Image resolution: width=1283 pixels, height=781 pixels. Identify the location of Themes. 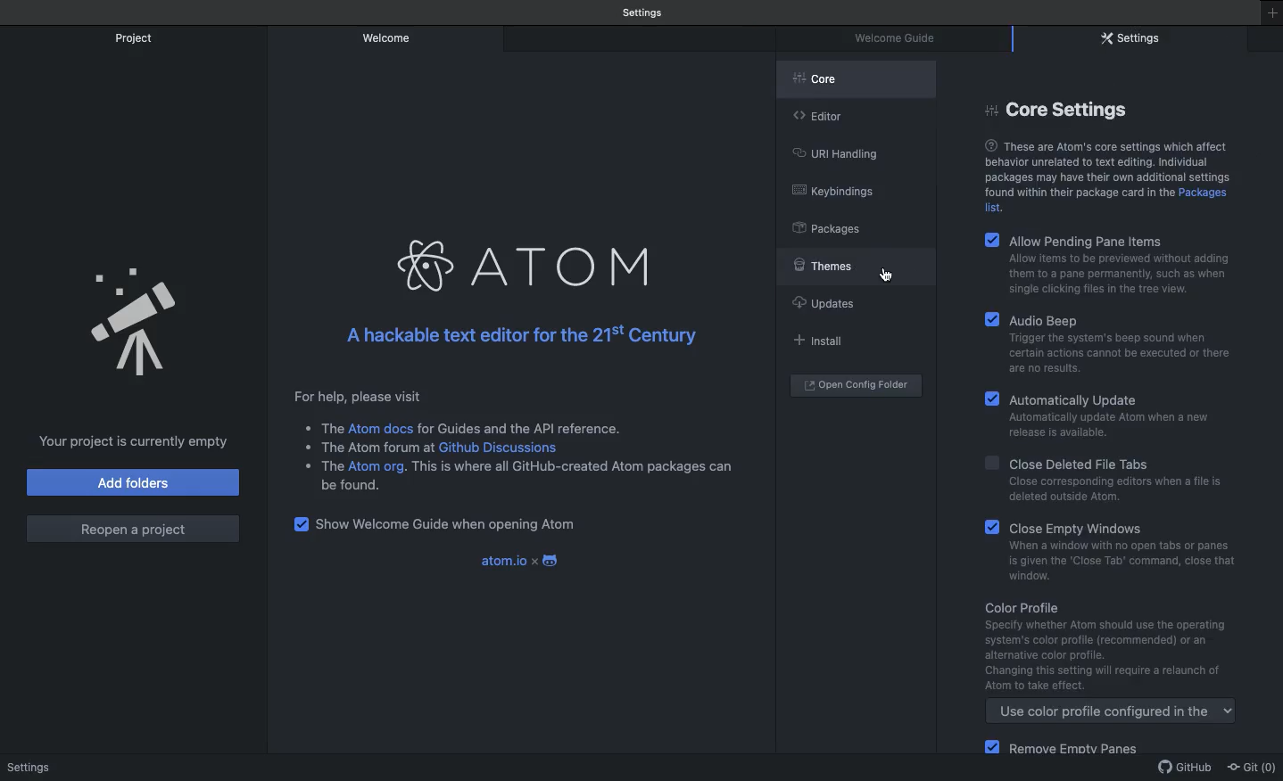
(853, 265).